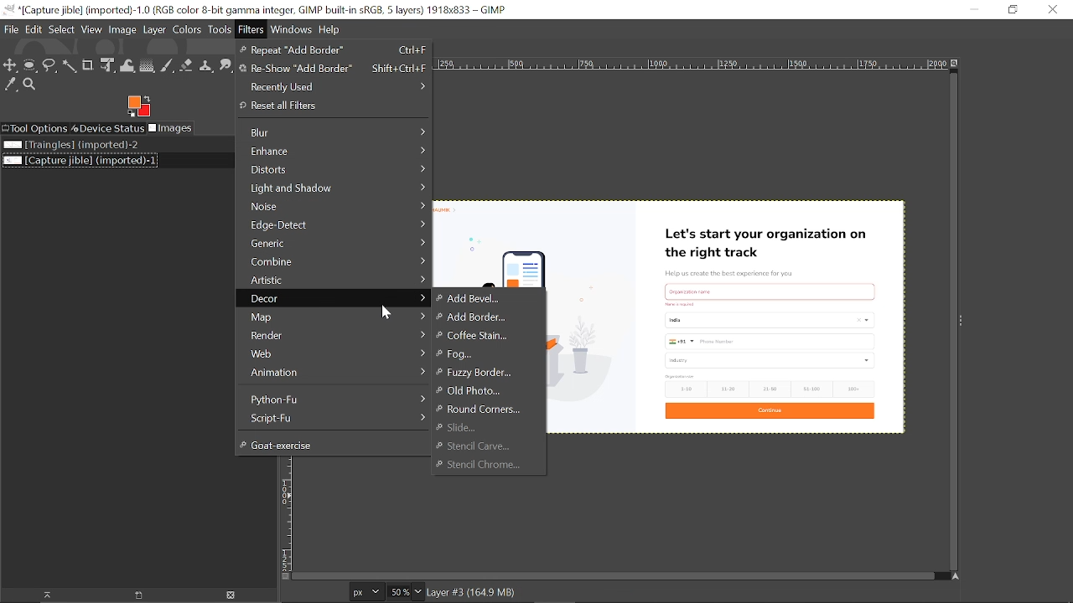 This screenshot has width=1073, height=603. What do you see at coordinates (485, 353) in the screenshot?
I see `Fog` at bounding box center [485, 353].